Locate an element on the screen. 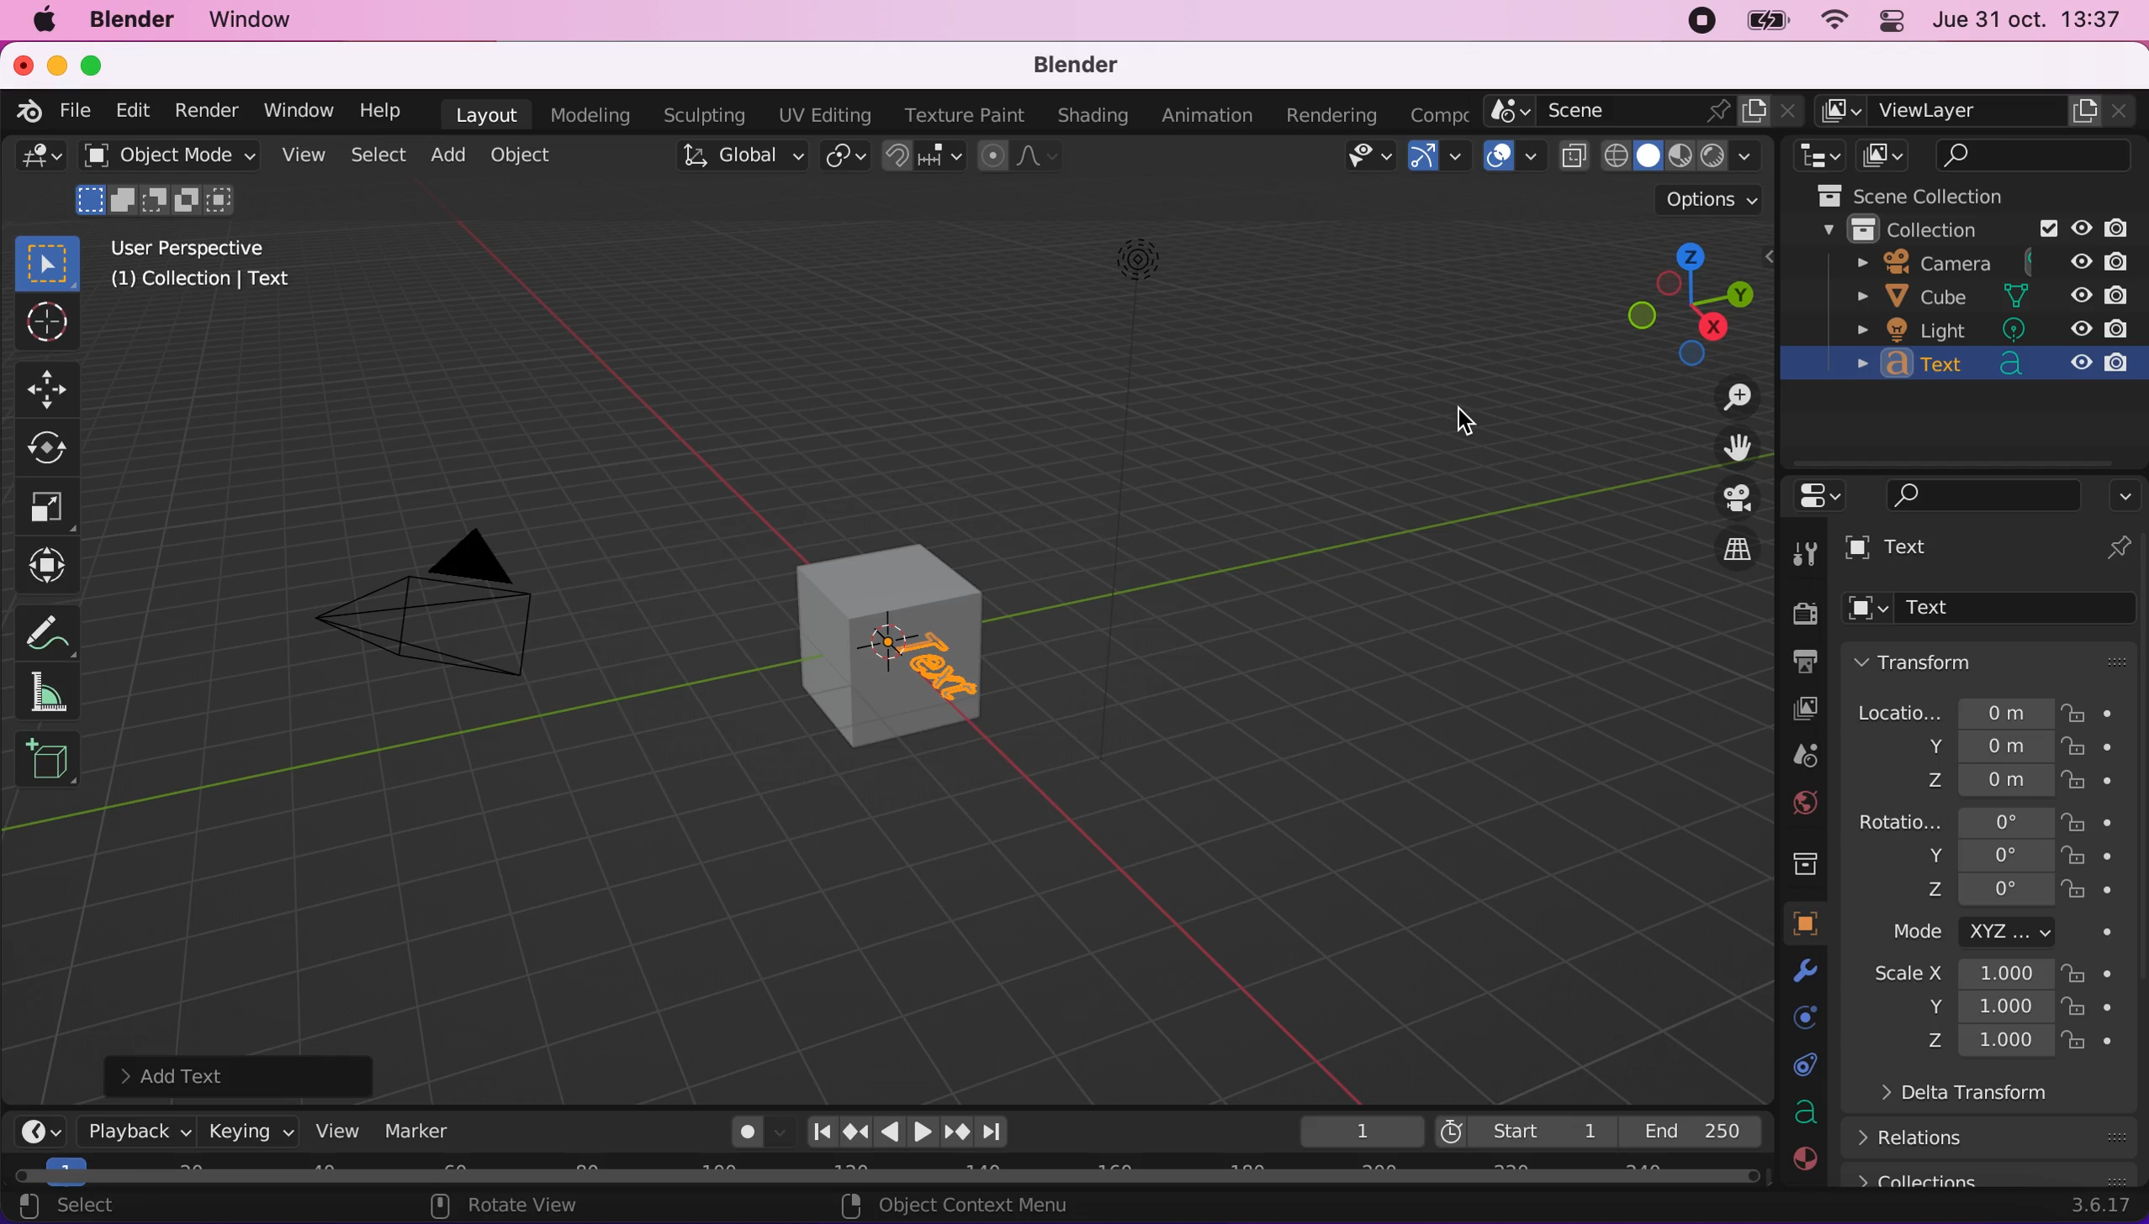 This screenshot has width=2149, height=1224. rotate is located at coordinates (50, 447).